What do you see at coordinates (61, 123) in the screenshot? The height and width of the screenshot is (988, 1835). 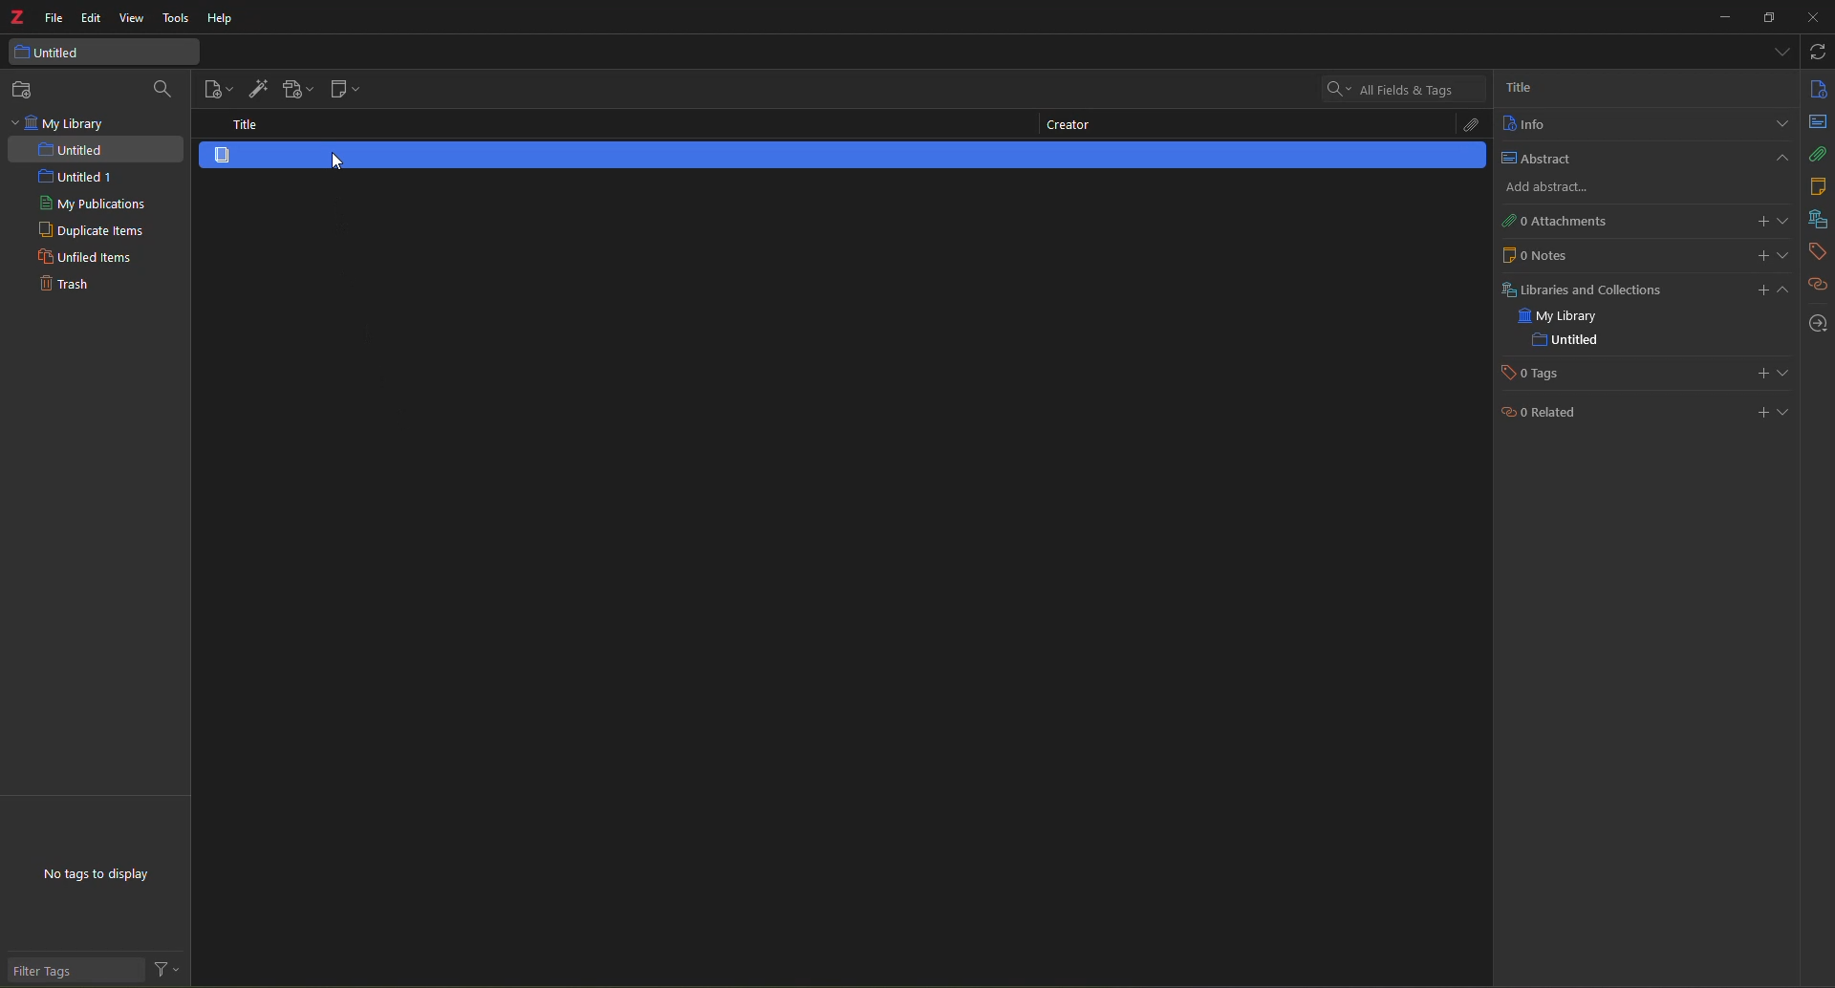 I see `my library` at bounding box center [61, 123].